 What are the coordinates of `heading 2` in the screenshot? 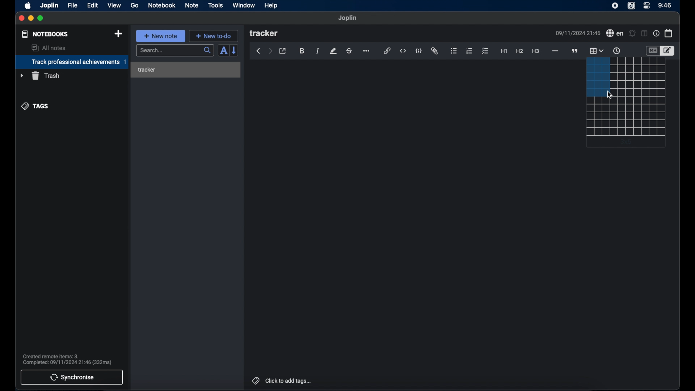 It's located at (519, 51).